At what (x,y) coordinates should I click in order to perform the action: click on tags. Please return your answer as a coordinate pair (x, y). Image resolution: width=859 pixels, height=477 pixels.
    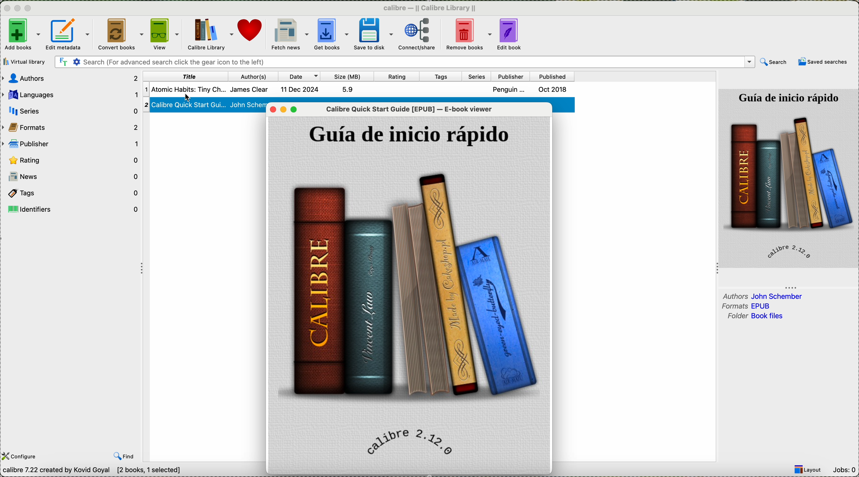
    Looking at the image, I should click on (73, 194).